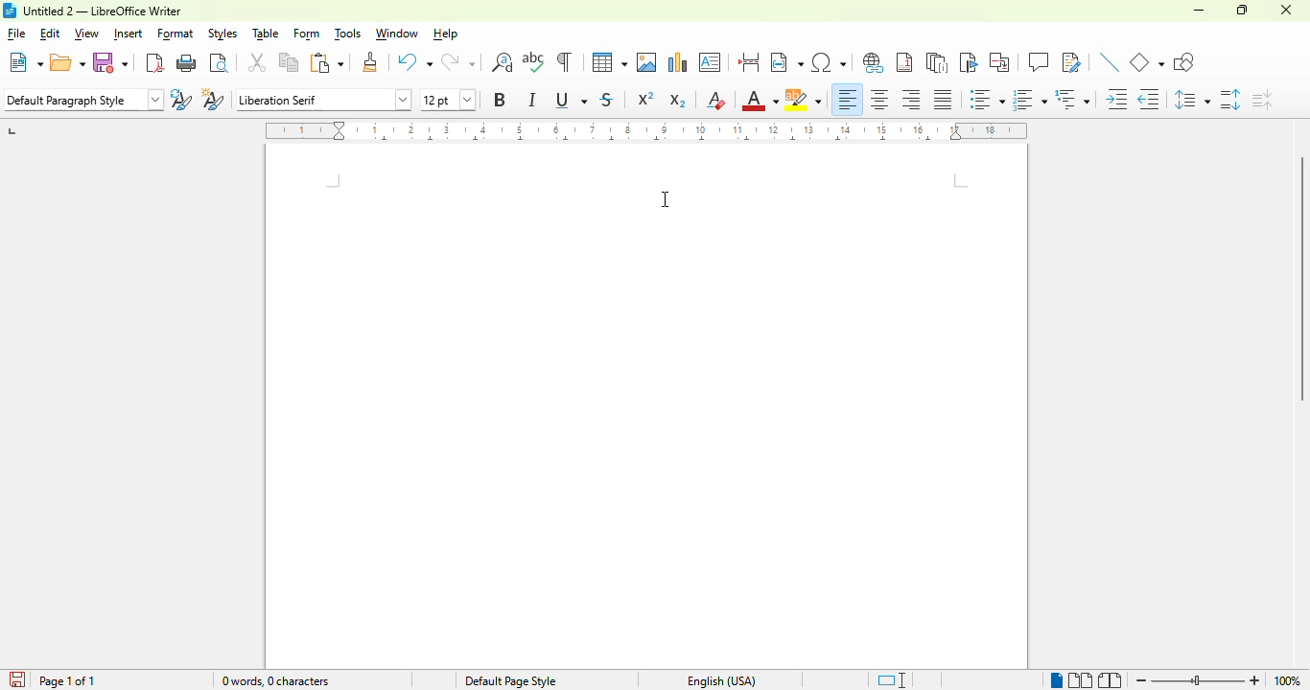 This screenshot has width=1310, height=690. Describe the element at coordinates (786, 62) in the screenshot. I see `insert field` at that location.